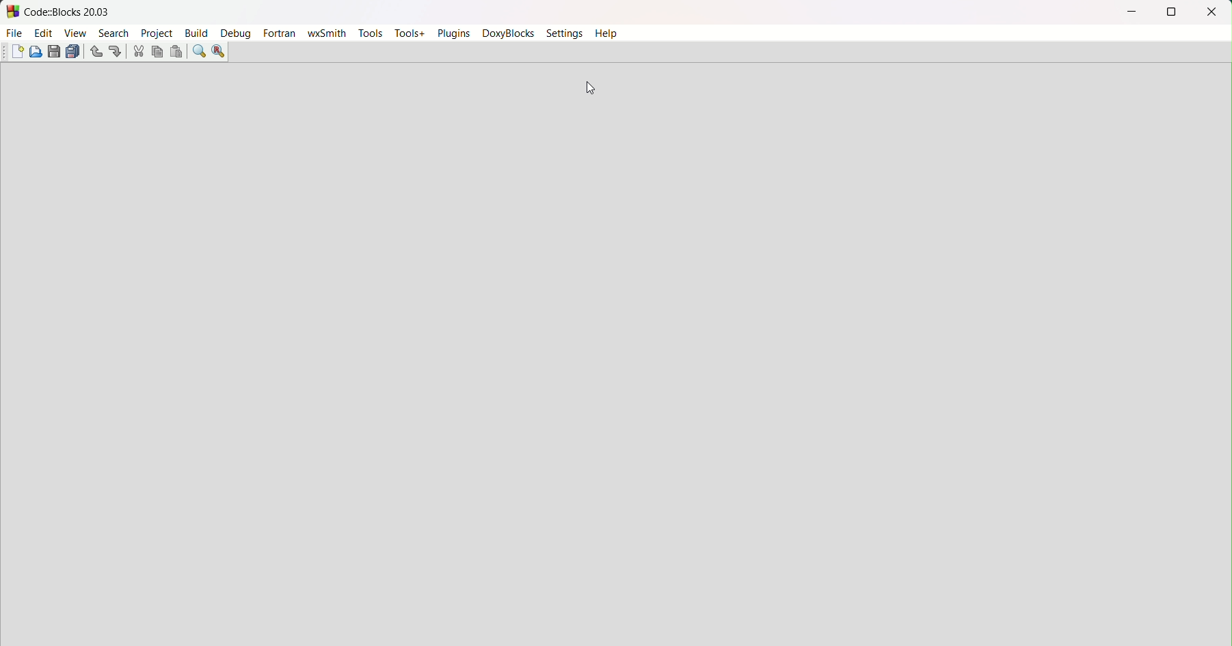 This screenshot has width=1232, height=646. What do you see at coordinates (592, 90) in the screenshot?
I see `cursor` at bounding box center [592, 90].